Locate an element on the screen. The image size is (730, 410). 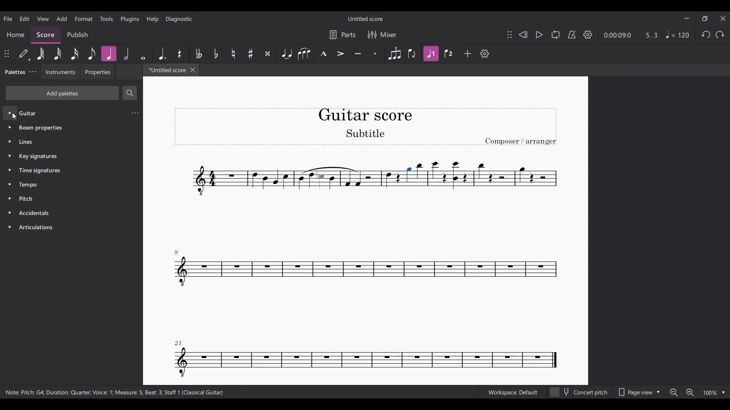
Augmentation dot is located at coordinates (162, 54).